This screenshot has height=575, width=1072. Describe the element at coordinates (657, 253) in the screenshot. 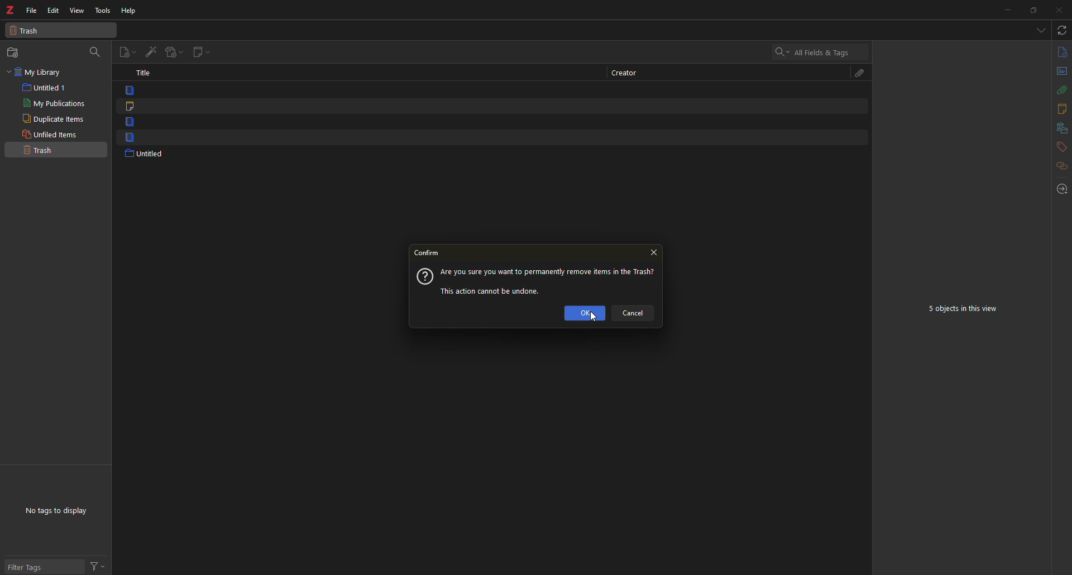

I see `close` at that location.